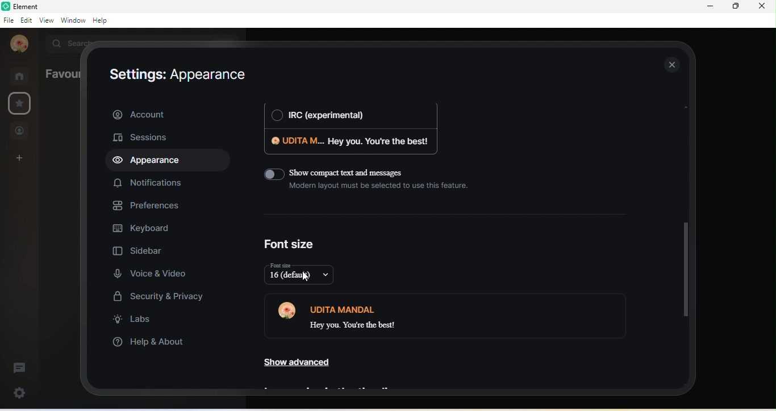 The height and width of the screenshot is (411, 776). I want to click on window, so click(73, 20).